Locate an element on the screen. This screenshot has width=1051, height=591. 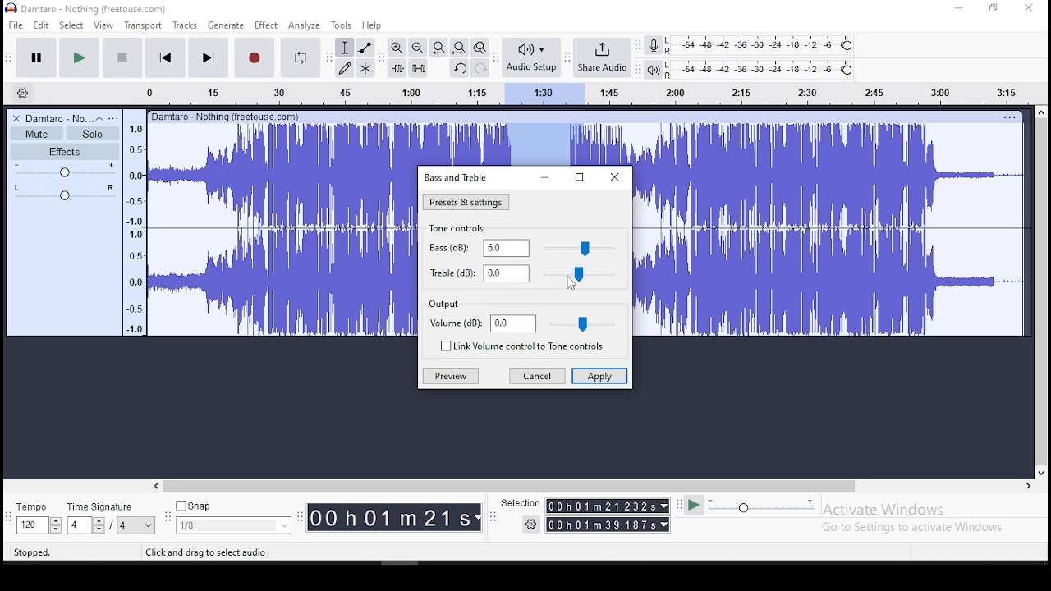
Selection is located at coordinates (519, 503).